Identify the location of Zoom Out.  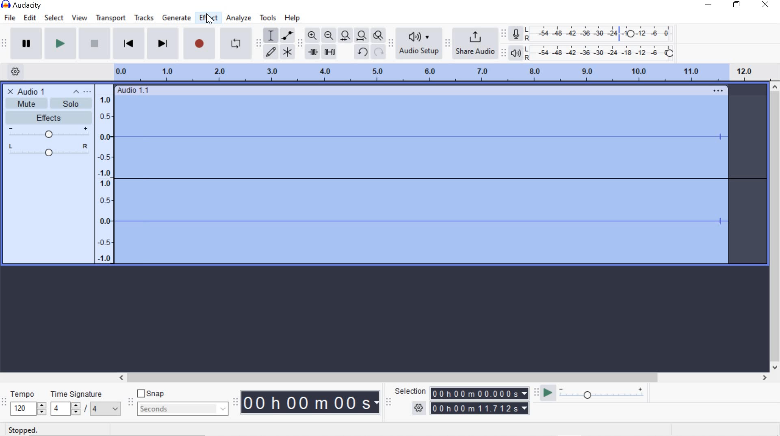
(329, 36).